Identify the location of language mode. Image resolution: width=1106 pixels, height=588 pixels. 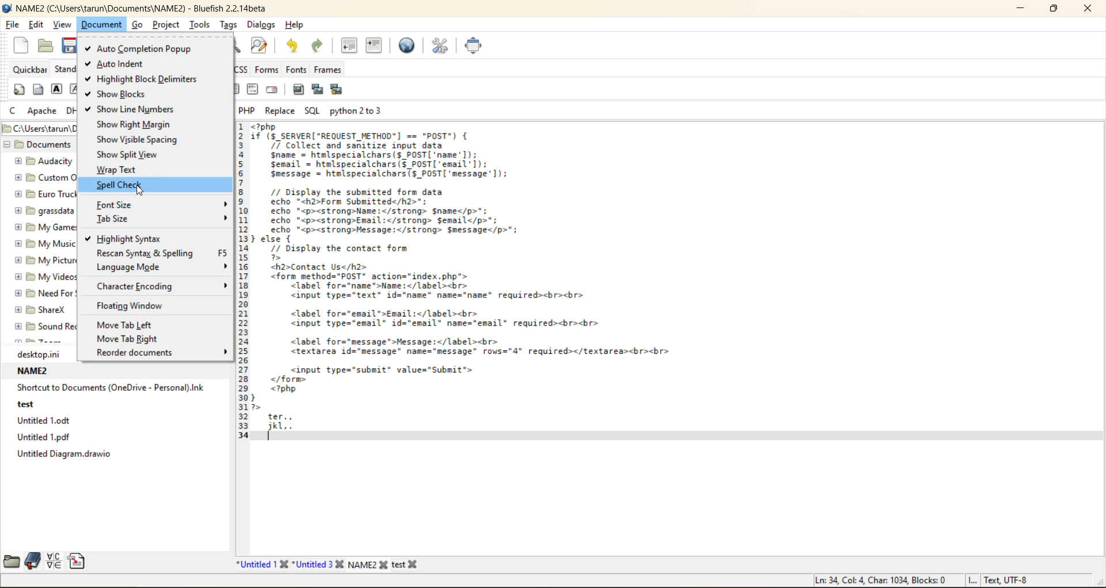
(161, 266).